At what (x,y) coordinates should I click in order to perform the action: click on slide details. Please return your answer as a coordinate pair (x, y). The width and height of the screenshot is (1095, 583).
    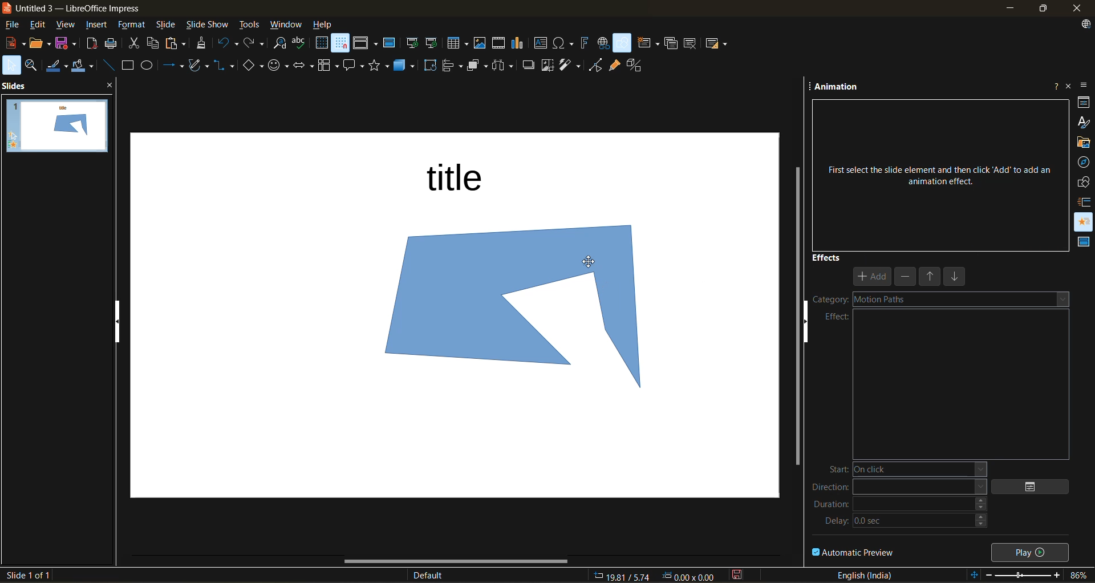
    Looking at the image, I should click on (27, 576).